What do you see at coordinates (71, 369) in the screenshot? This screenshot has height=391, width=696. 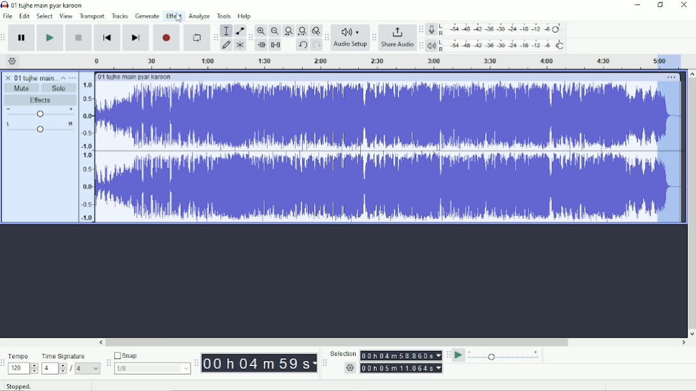 I see `/` at bounding box center [71, 369].